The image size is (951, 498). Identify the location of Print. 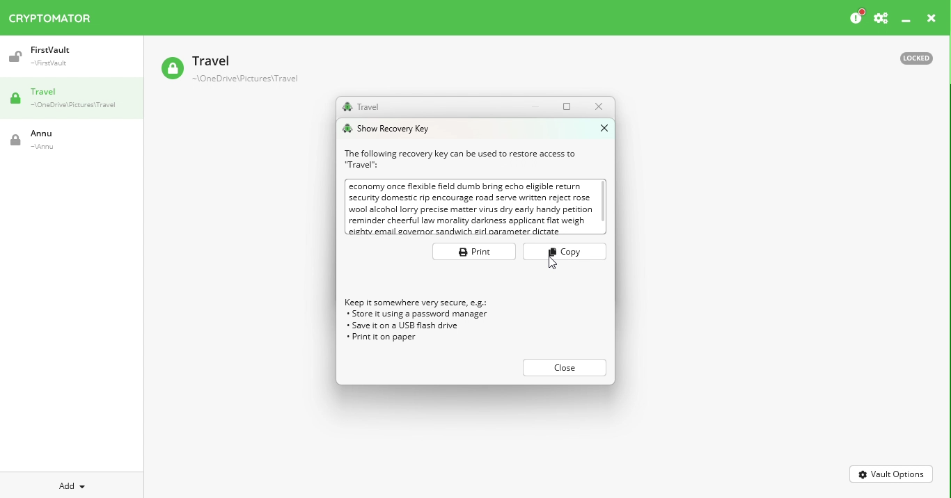
(473, 252).